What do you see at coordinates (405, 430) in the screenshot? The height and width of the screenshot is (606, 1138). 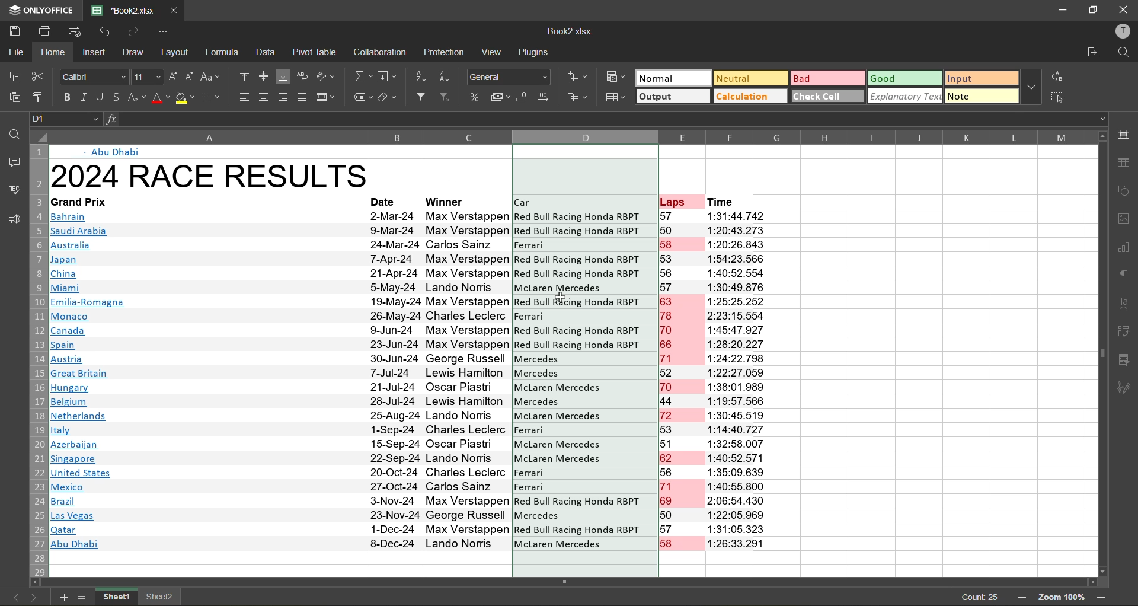 I see `italy 1-Sep-24 Charles Leclerc Ferrari 53 1:14:40.72` at bounding box center [405, 430].